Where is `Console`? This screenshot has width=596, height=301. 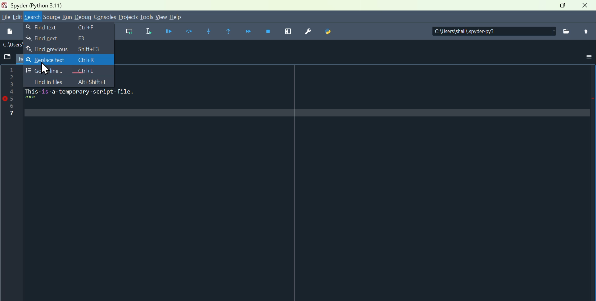
Console is located at coordinates (106, 17).